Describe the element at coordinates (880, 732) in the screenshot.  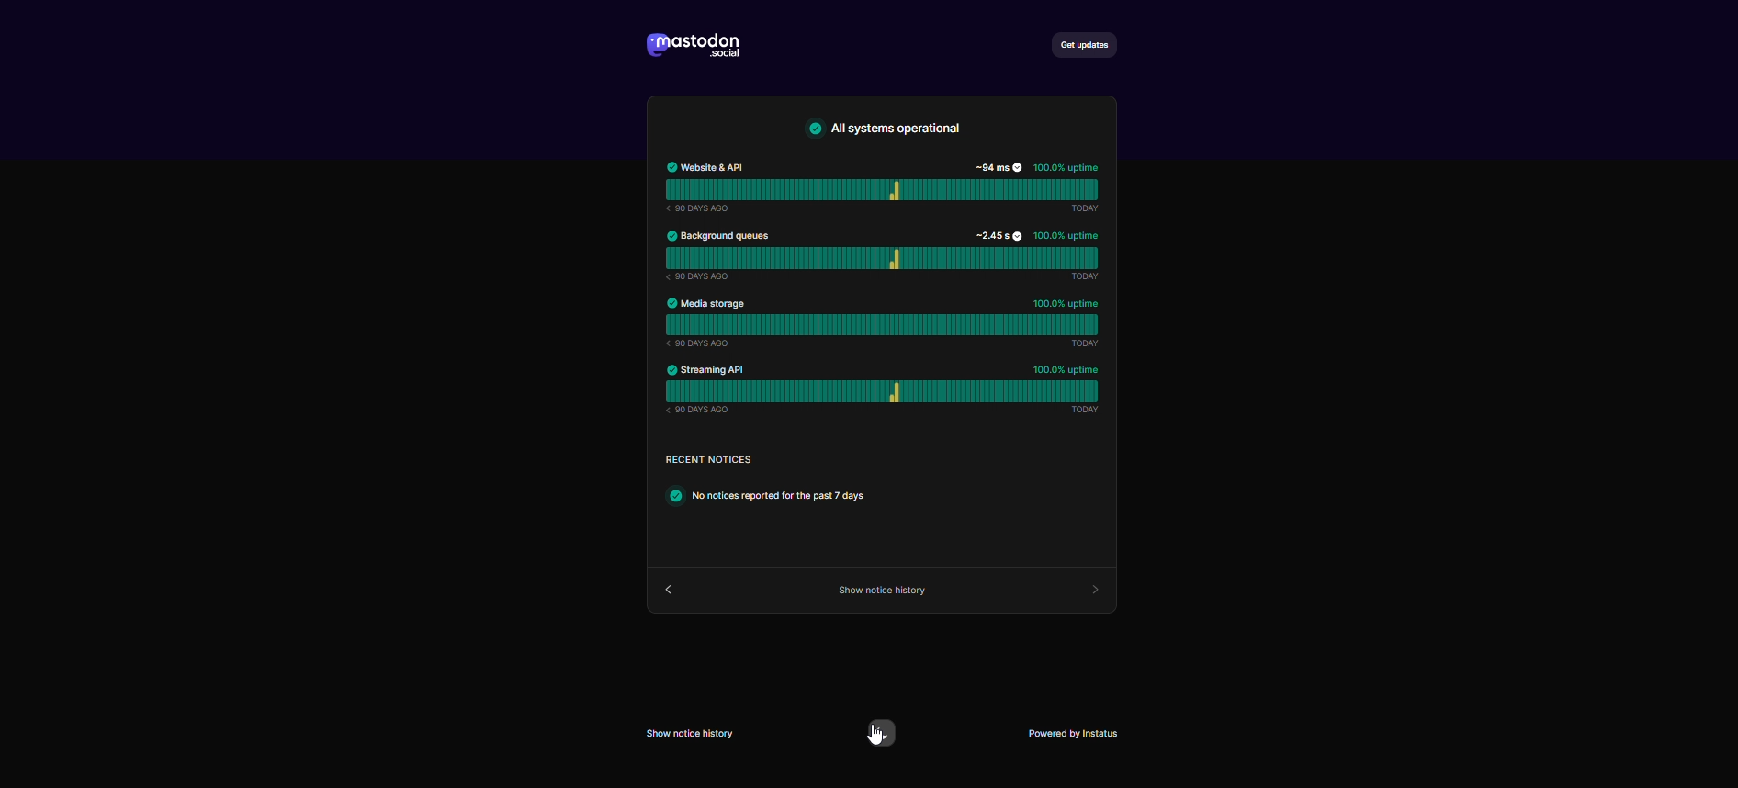
I see `switch to dark mode` at that location.